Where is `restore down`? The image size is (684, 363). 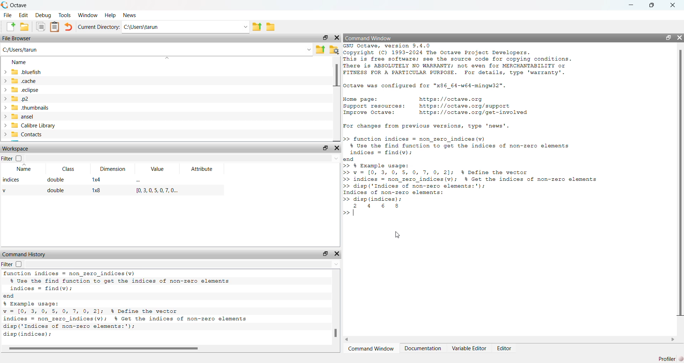 restore down is located at coordinates (325, 253).